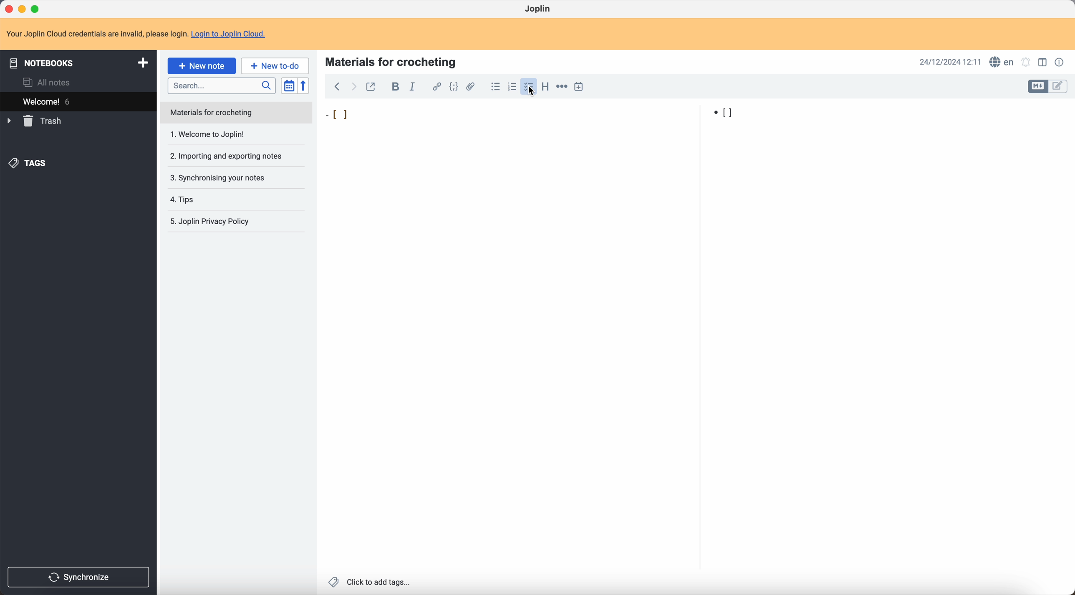 This screenshot has height=595, width=1075. I want to click on tips, so click(220, 199).